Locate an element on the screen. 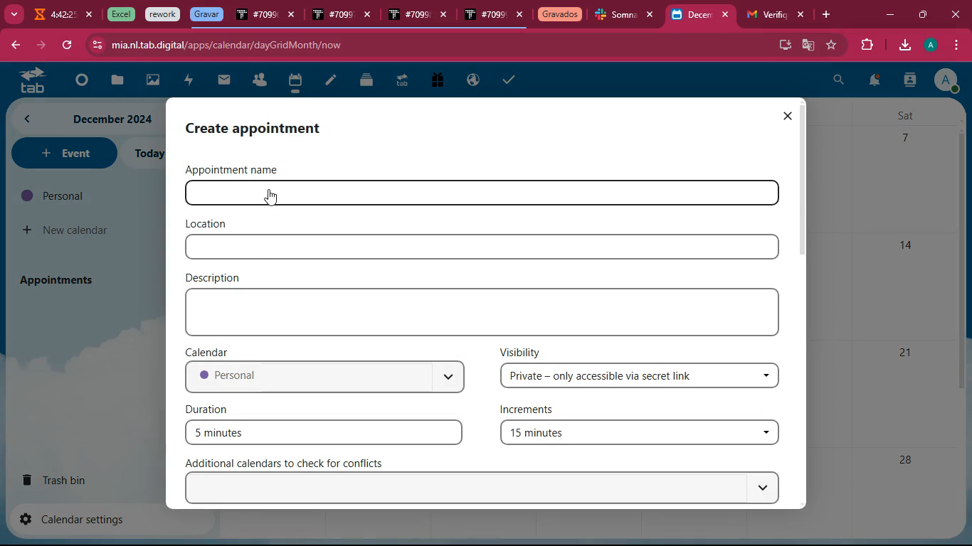  add tab is located at coordinates (829, 15).